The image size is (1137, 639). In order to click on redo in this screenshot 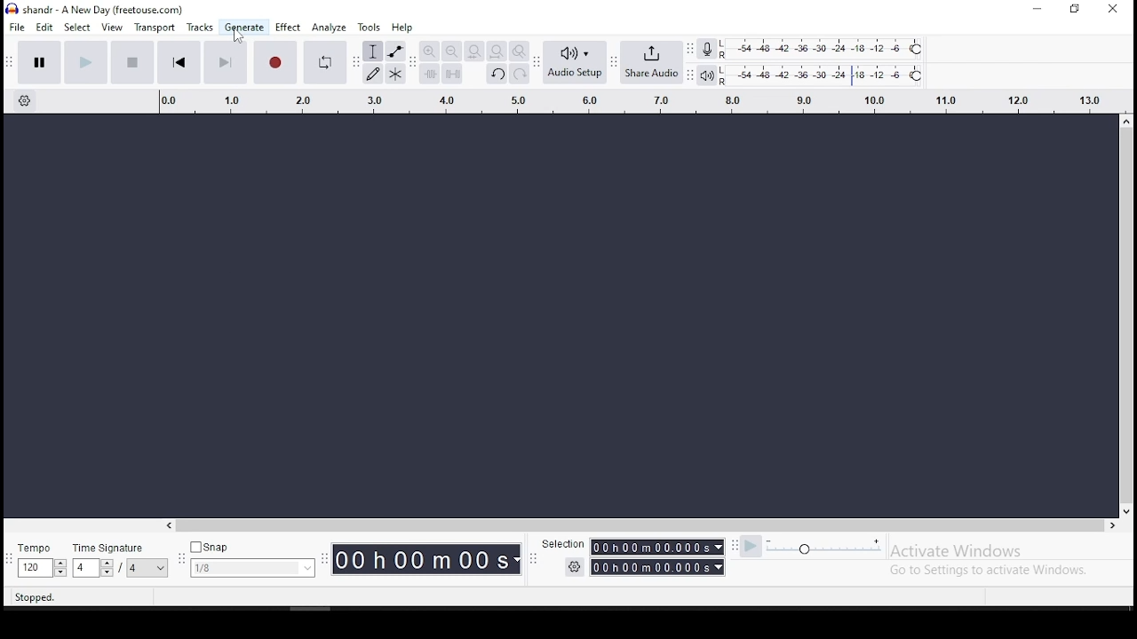, I will do `click(521, 74)`.